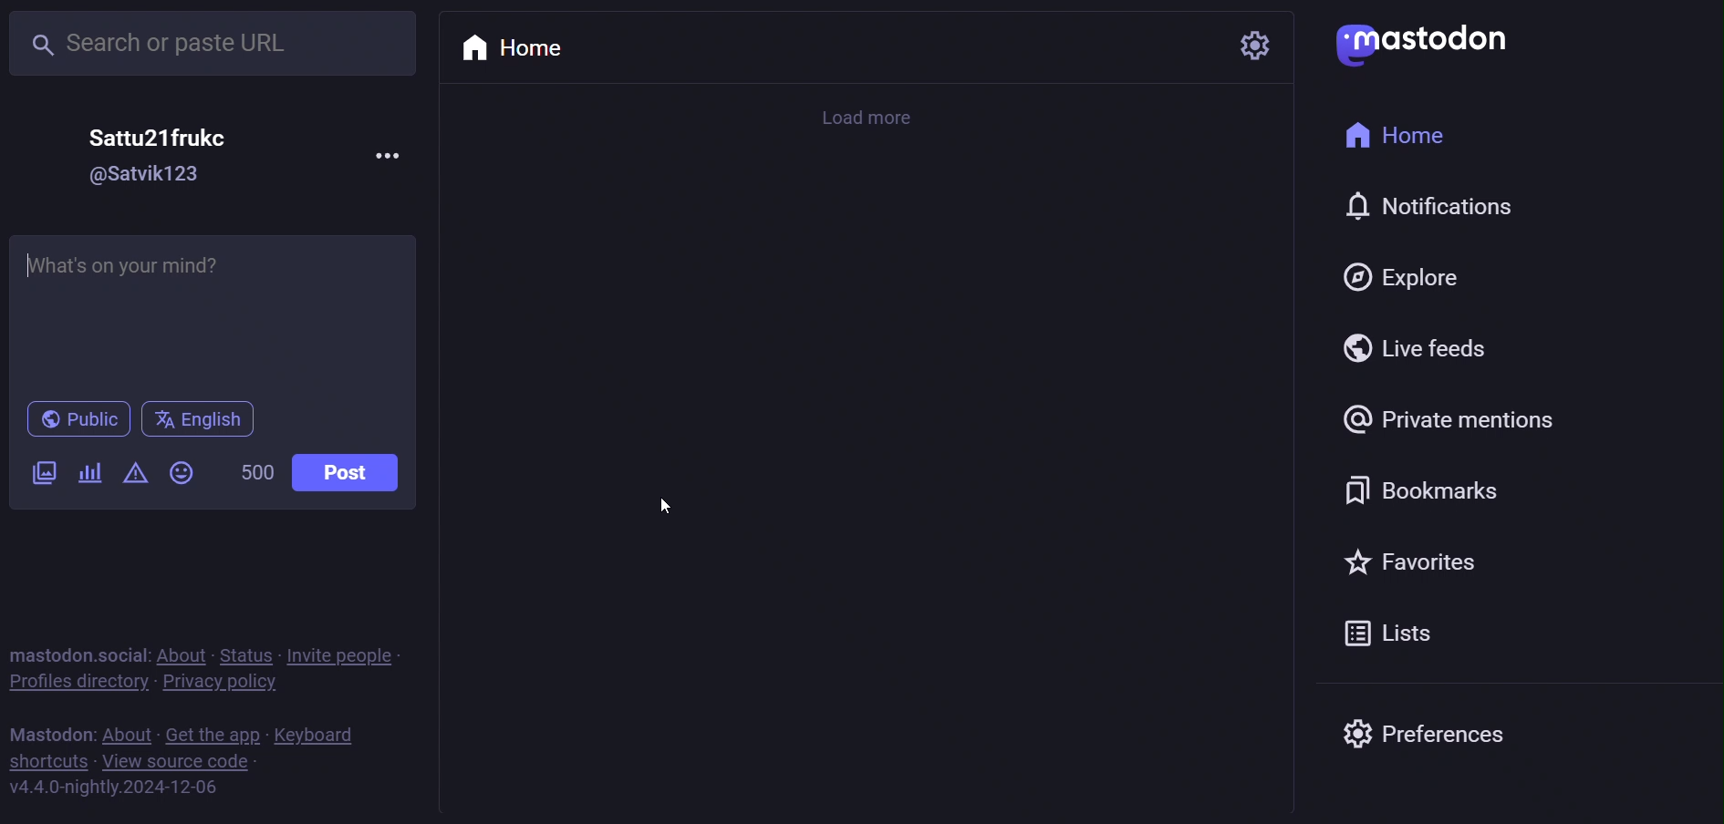 This screenshot has width=1724, height=824. Describe the element at coordinates (1430, 139) in the screenshot. I see `home` at that location.